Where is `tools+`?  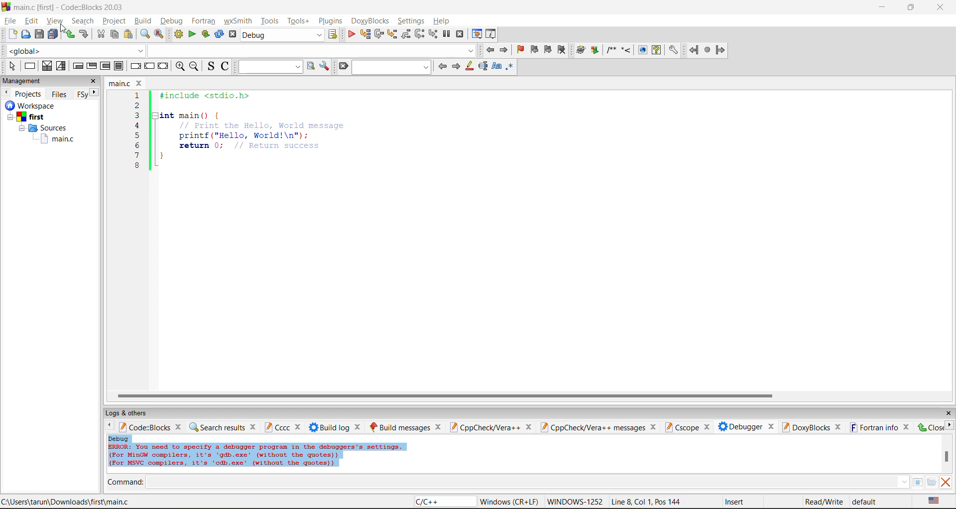 tools+ is located at coordinates (299, 20).